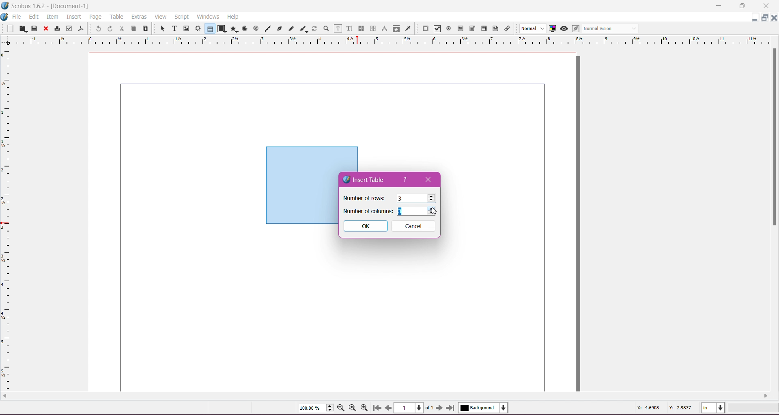 The image size is (779, 415). What do you see at coordinates (372, 29) in the screenshot?
I see `Unlink Text Frames` at bounding box center [372, 29].